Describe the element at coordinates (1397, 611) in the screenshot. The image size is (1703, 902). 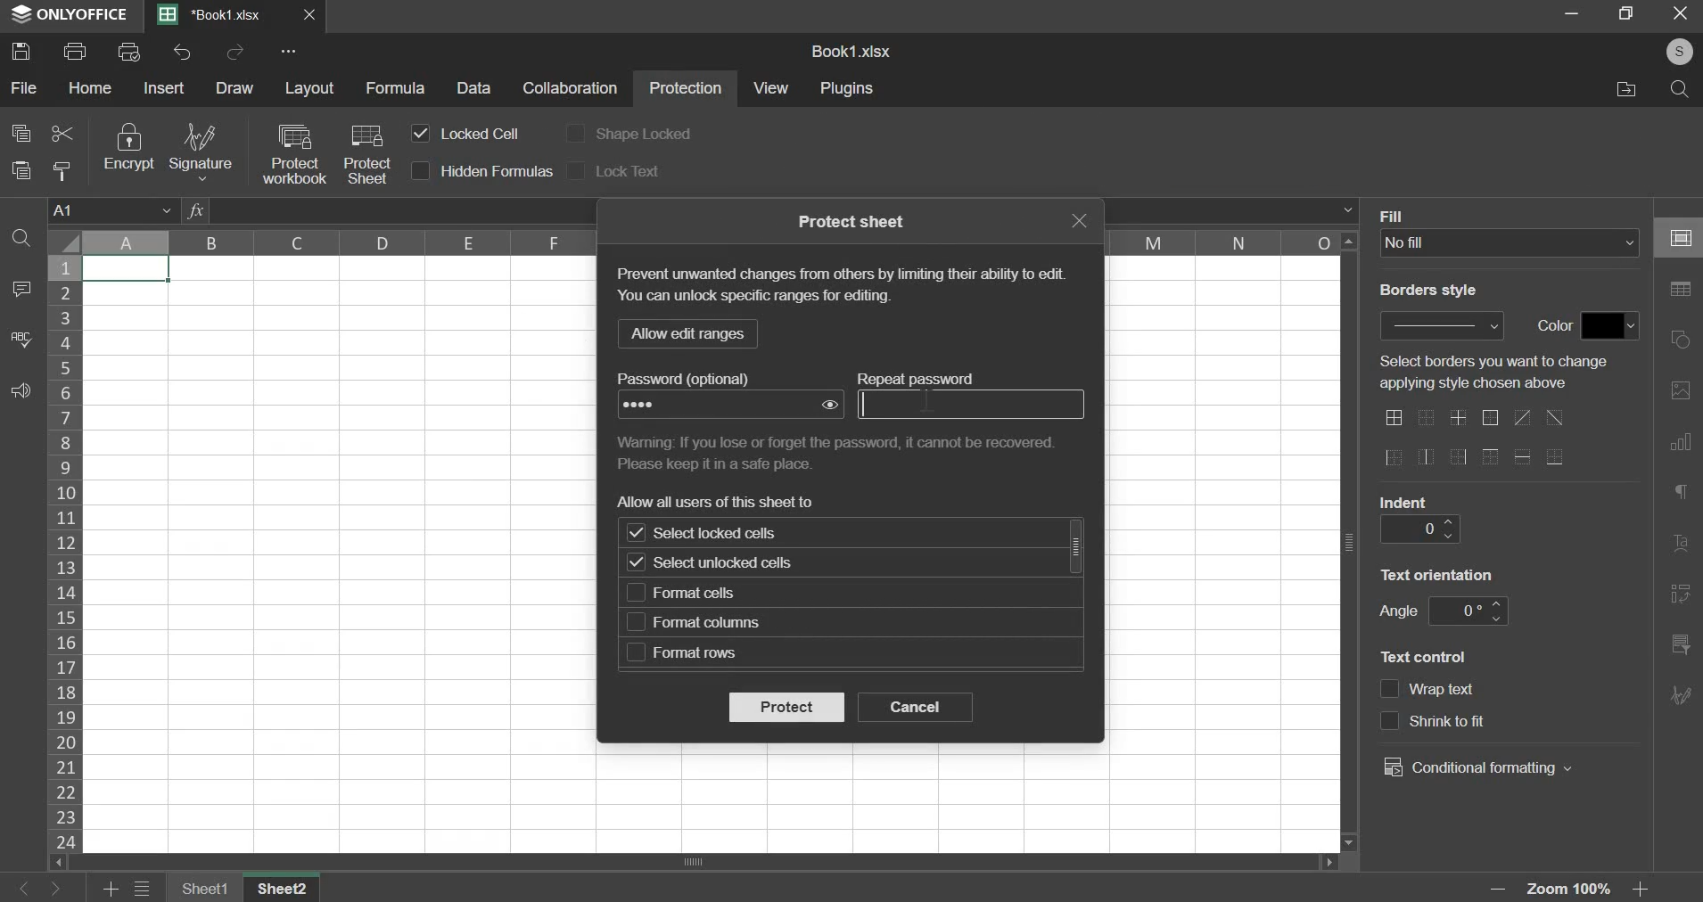
I see `angle` at that location.